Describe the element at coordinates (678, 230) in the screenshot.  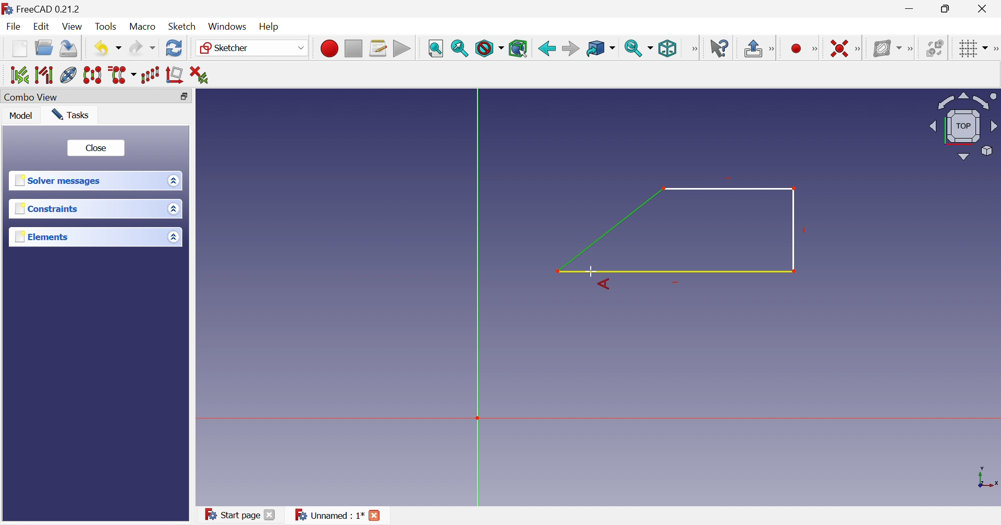
I see `Shape` at that location.